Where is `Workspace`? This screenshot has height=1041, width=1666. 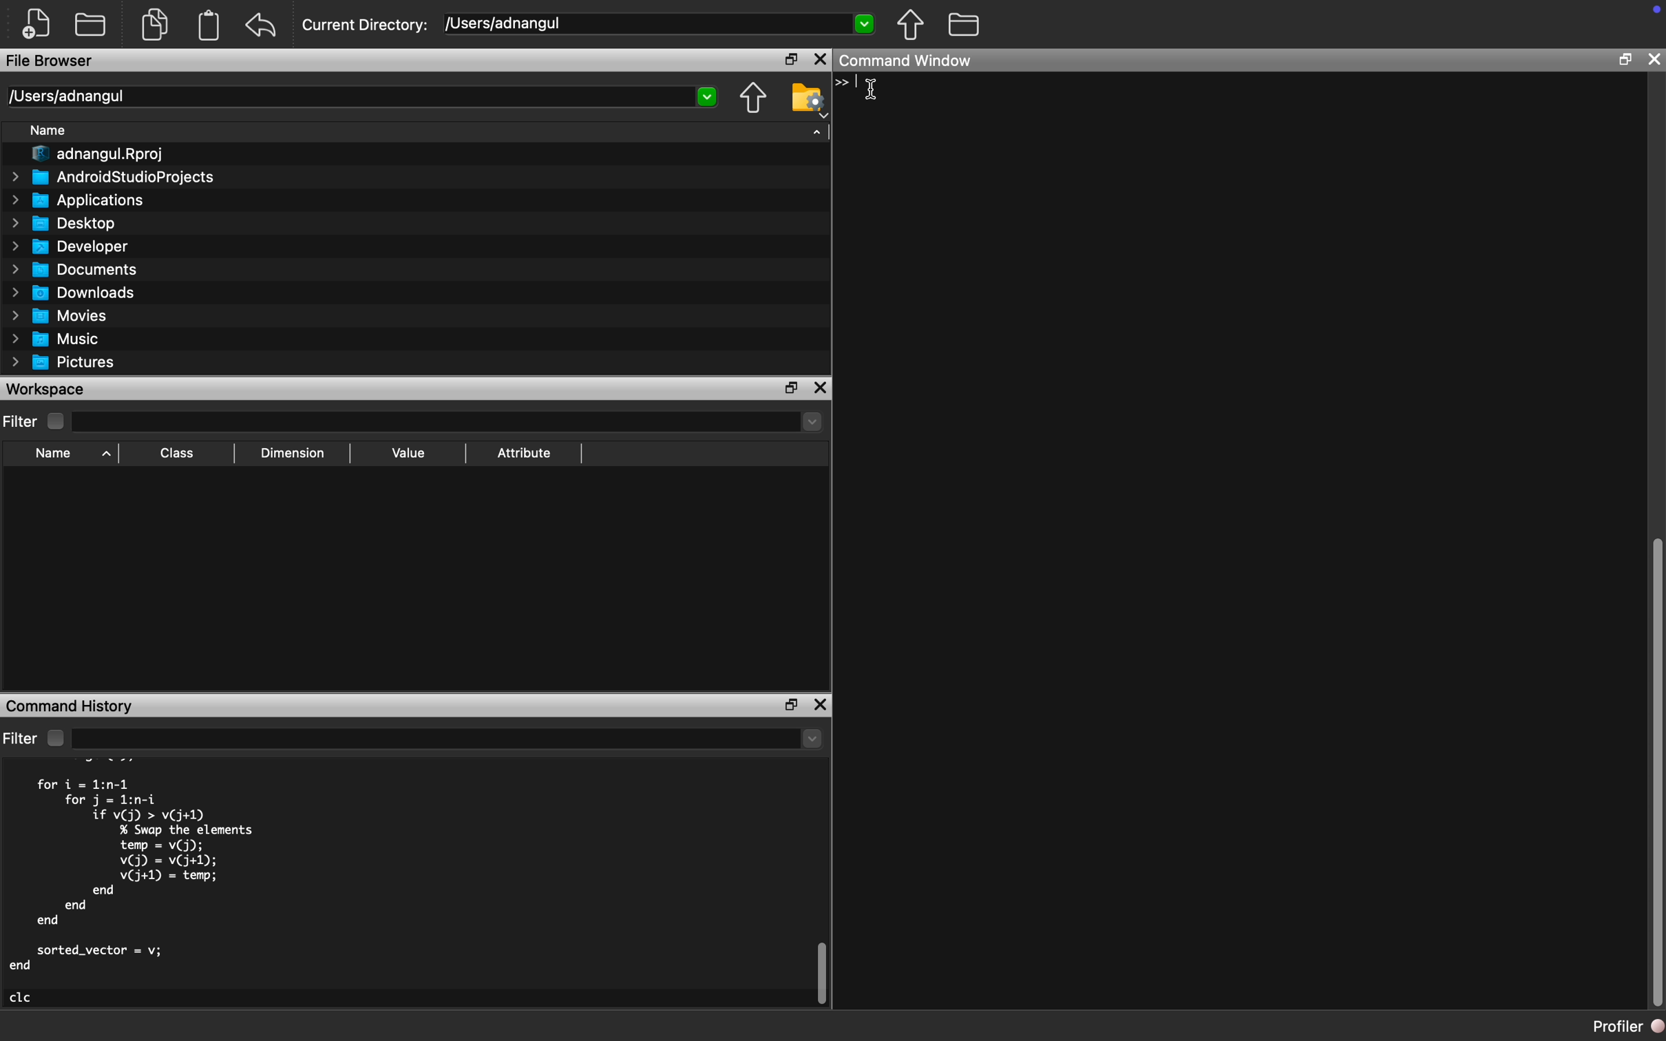
Workspace is located at coordinates (50, 389).